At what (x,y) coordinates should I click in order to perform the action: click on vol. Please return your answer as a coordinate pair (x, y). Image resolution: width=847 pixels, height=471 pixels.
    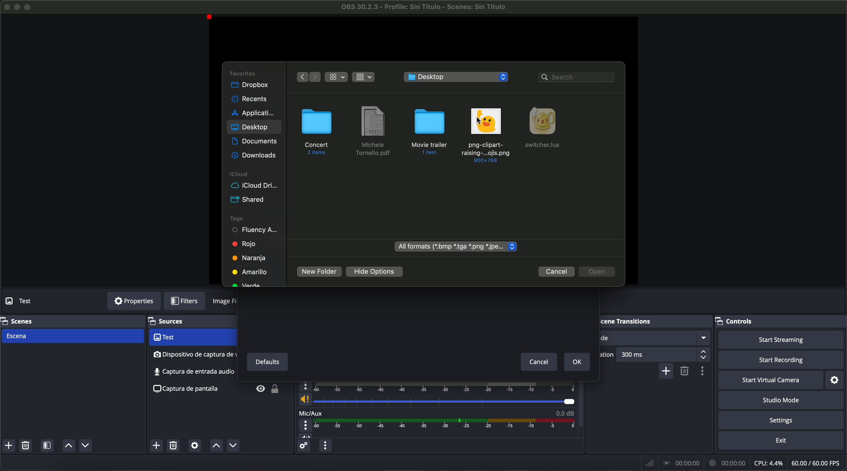
    Looking at the image, I should click on (306, 435).